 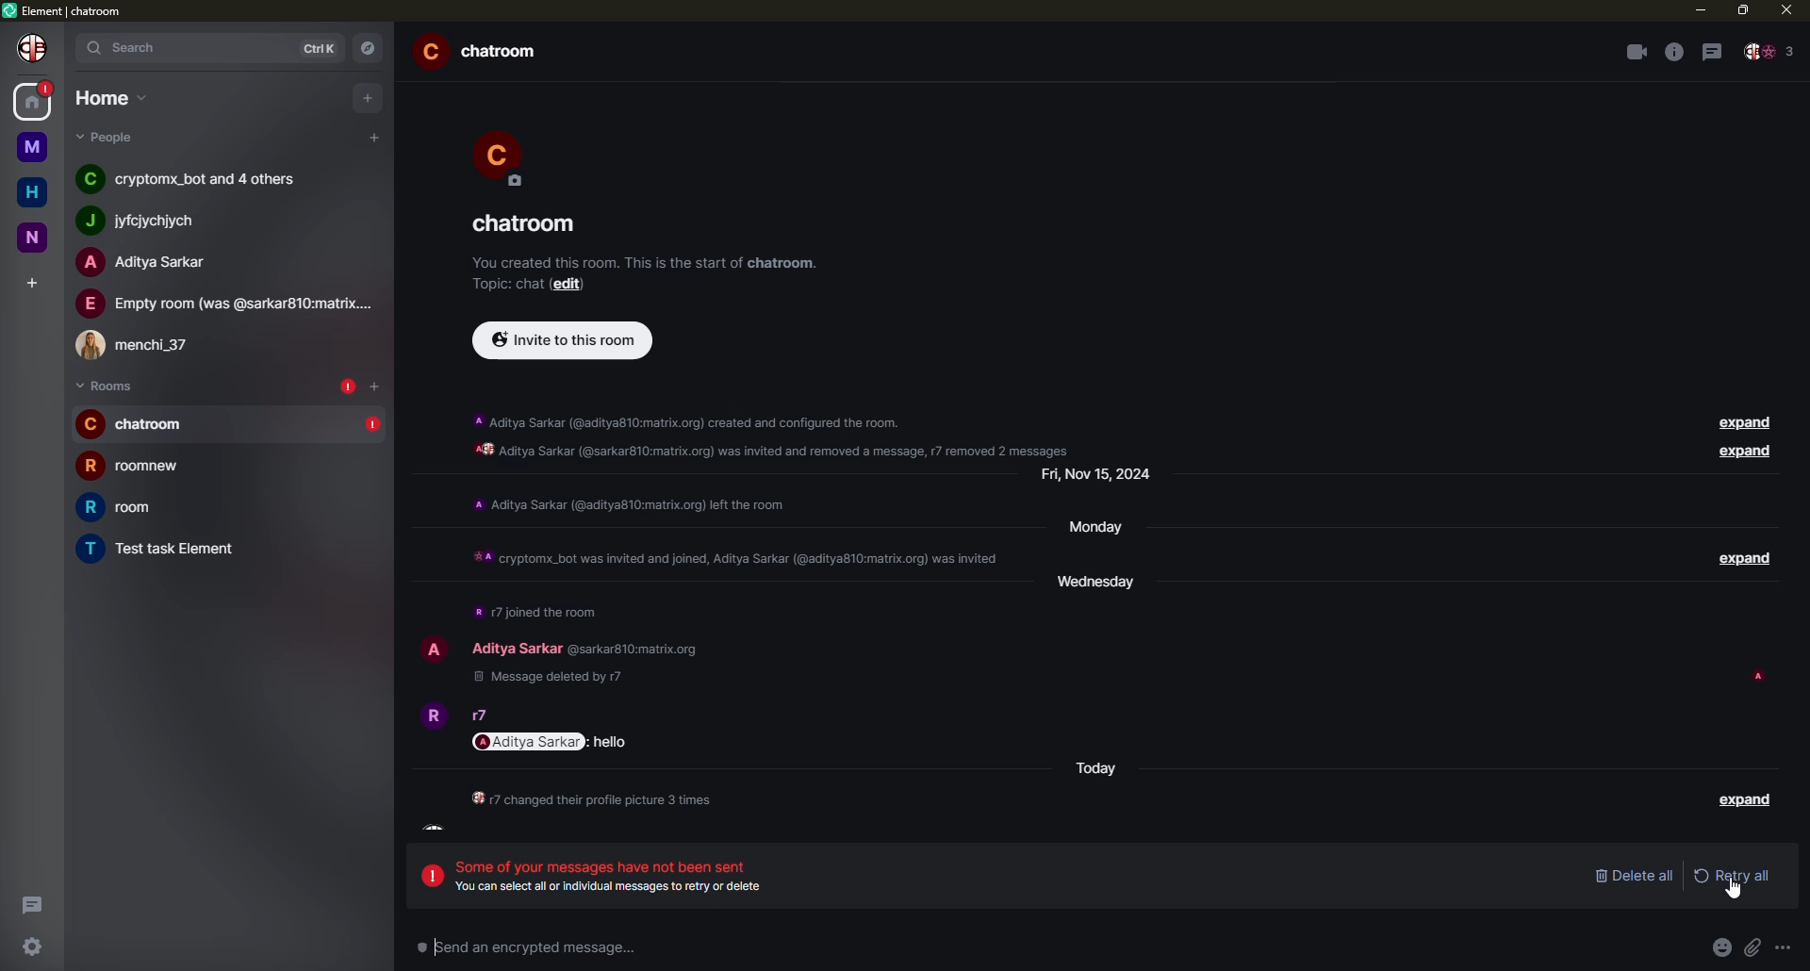 I want to click on people, so click(x=151, y=262).